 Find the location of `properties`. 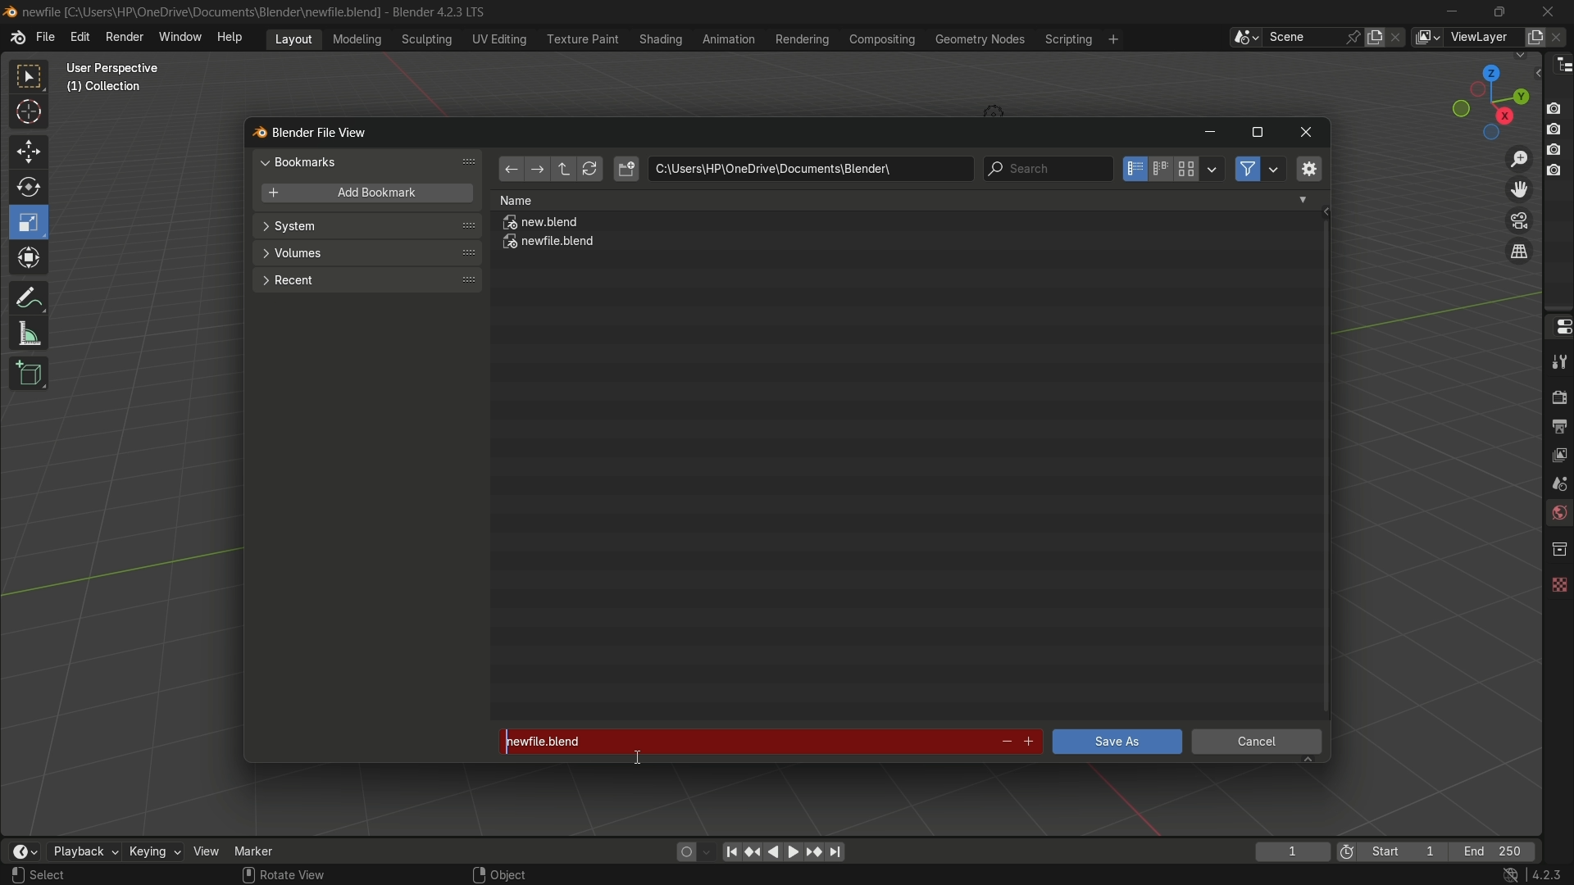

properties is located at coordinates (1558, 325).